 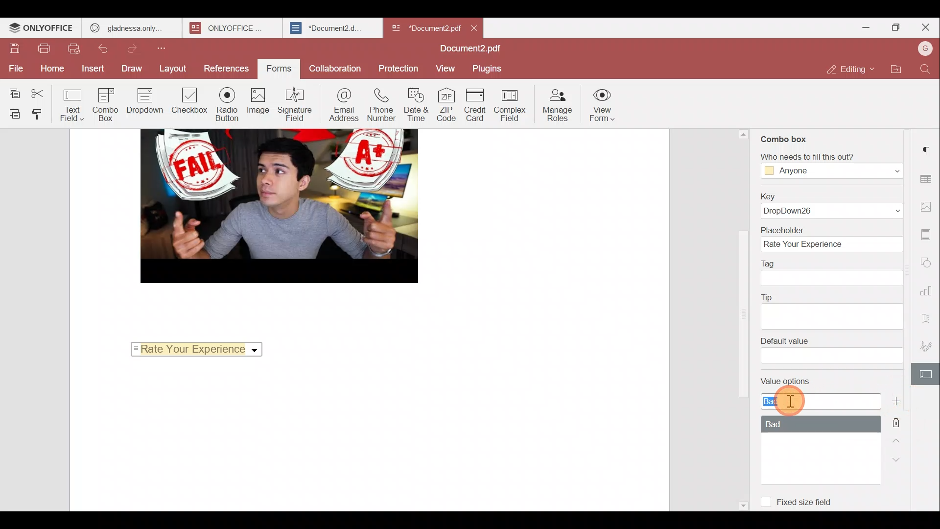 I want to click on Phone number, so click(x=382, y=106).